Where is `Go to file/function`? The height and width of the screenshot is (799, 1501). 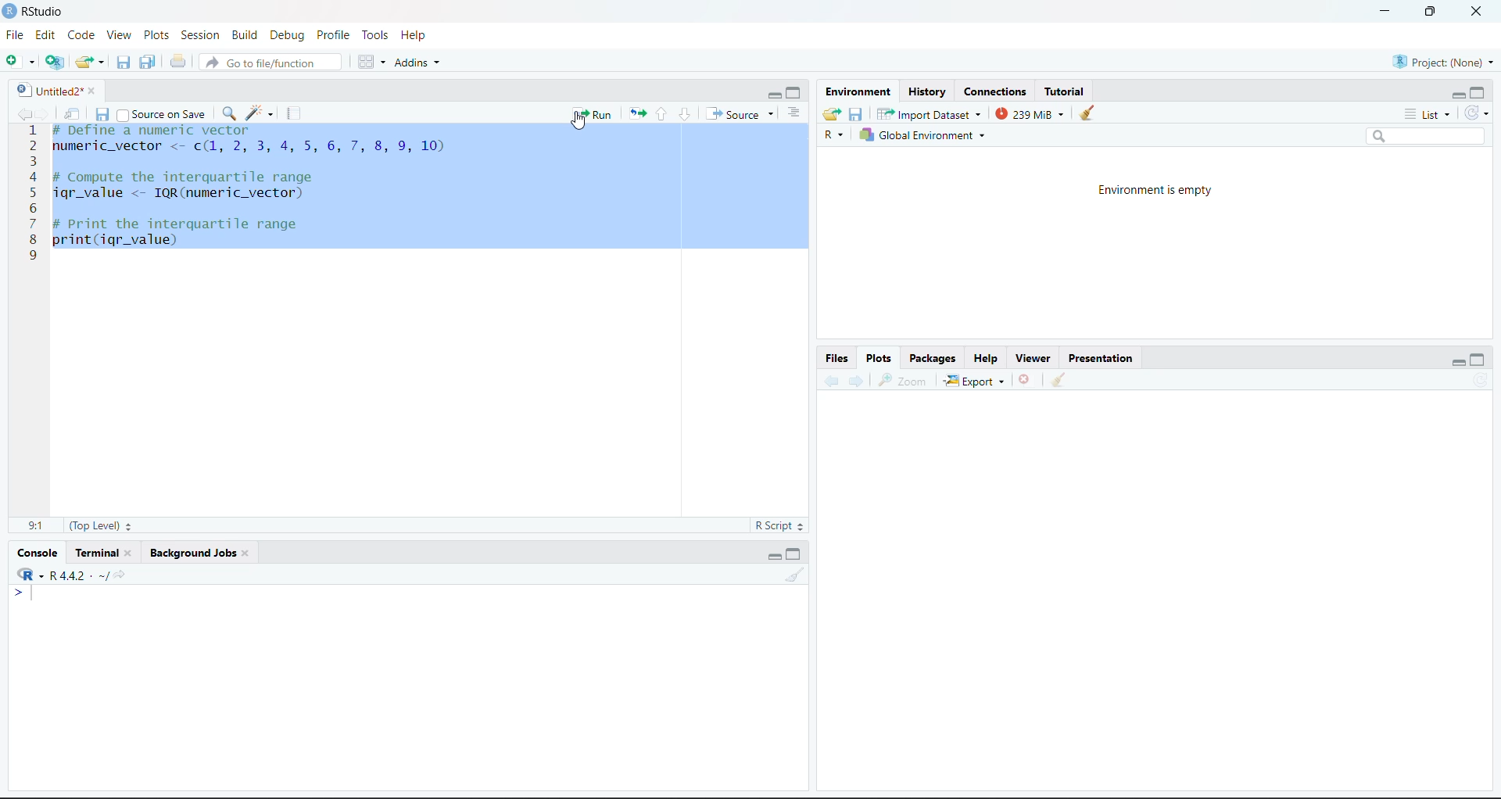
Go to file/function is located at coordinates (270, 60).